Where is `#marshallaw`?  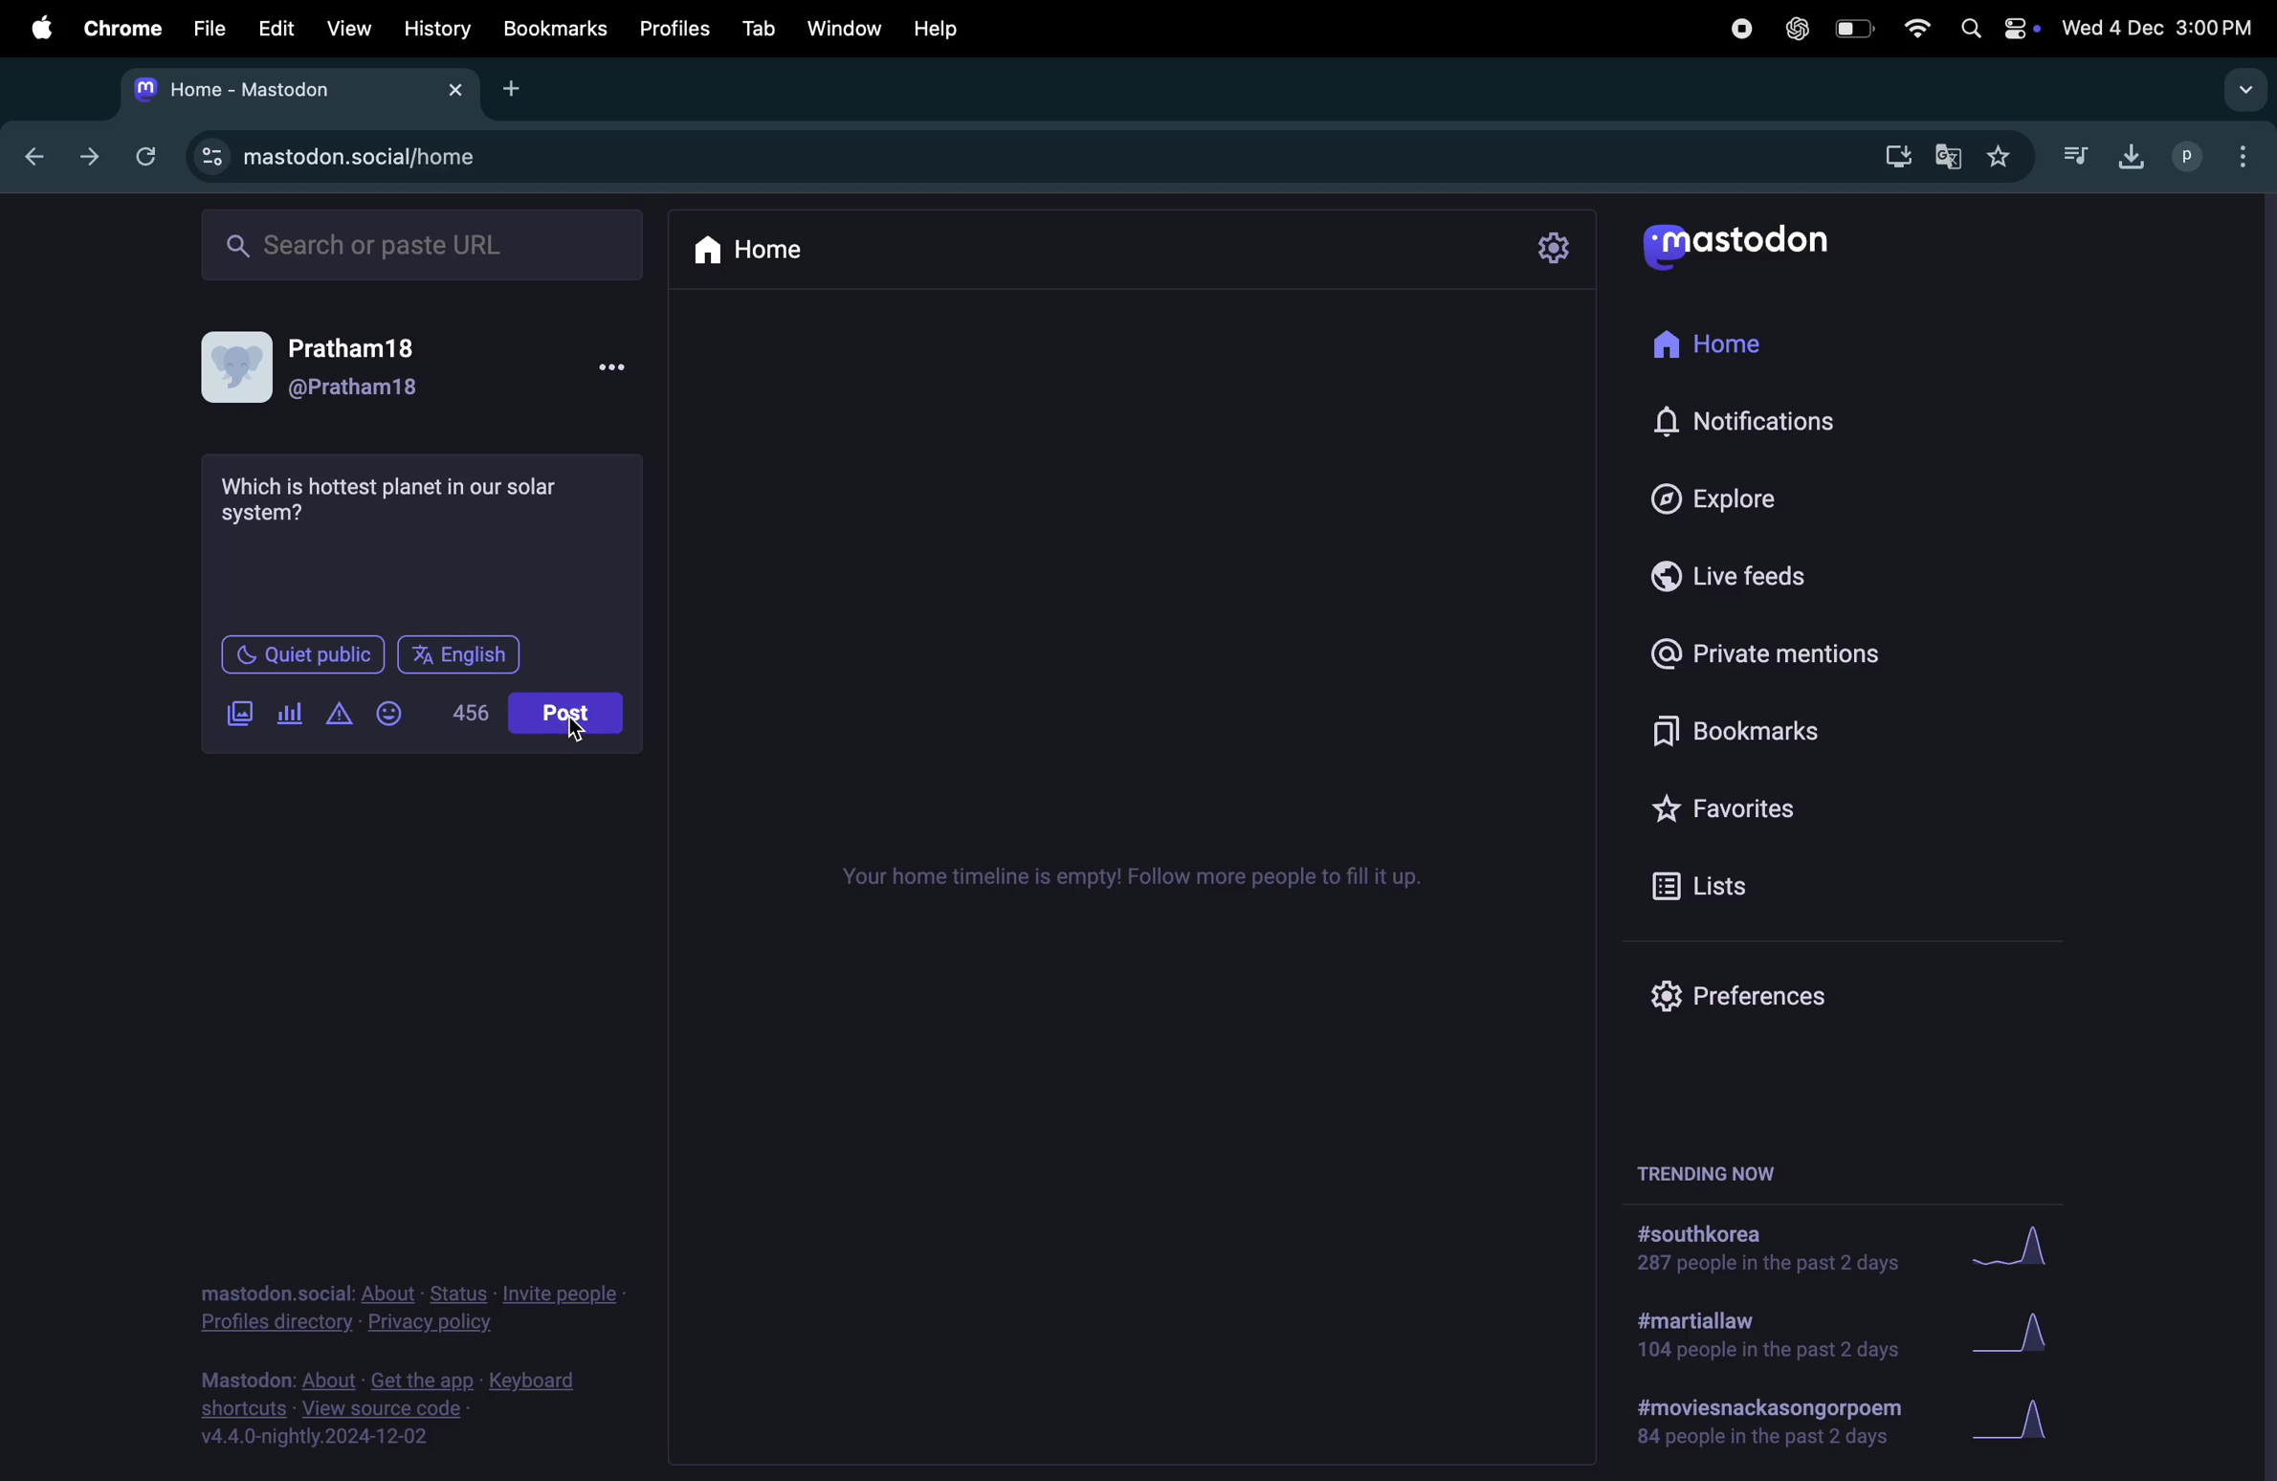 #marshallaw is located at coordinates (1768, 1337).